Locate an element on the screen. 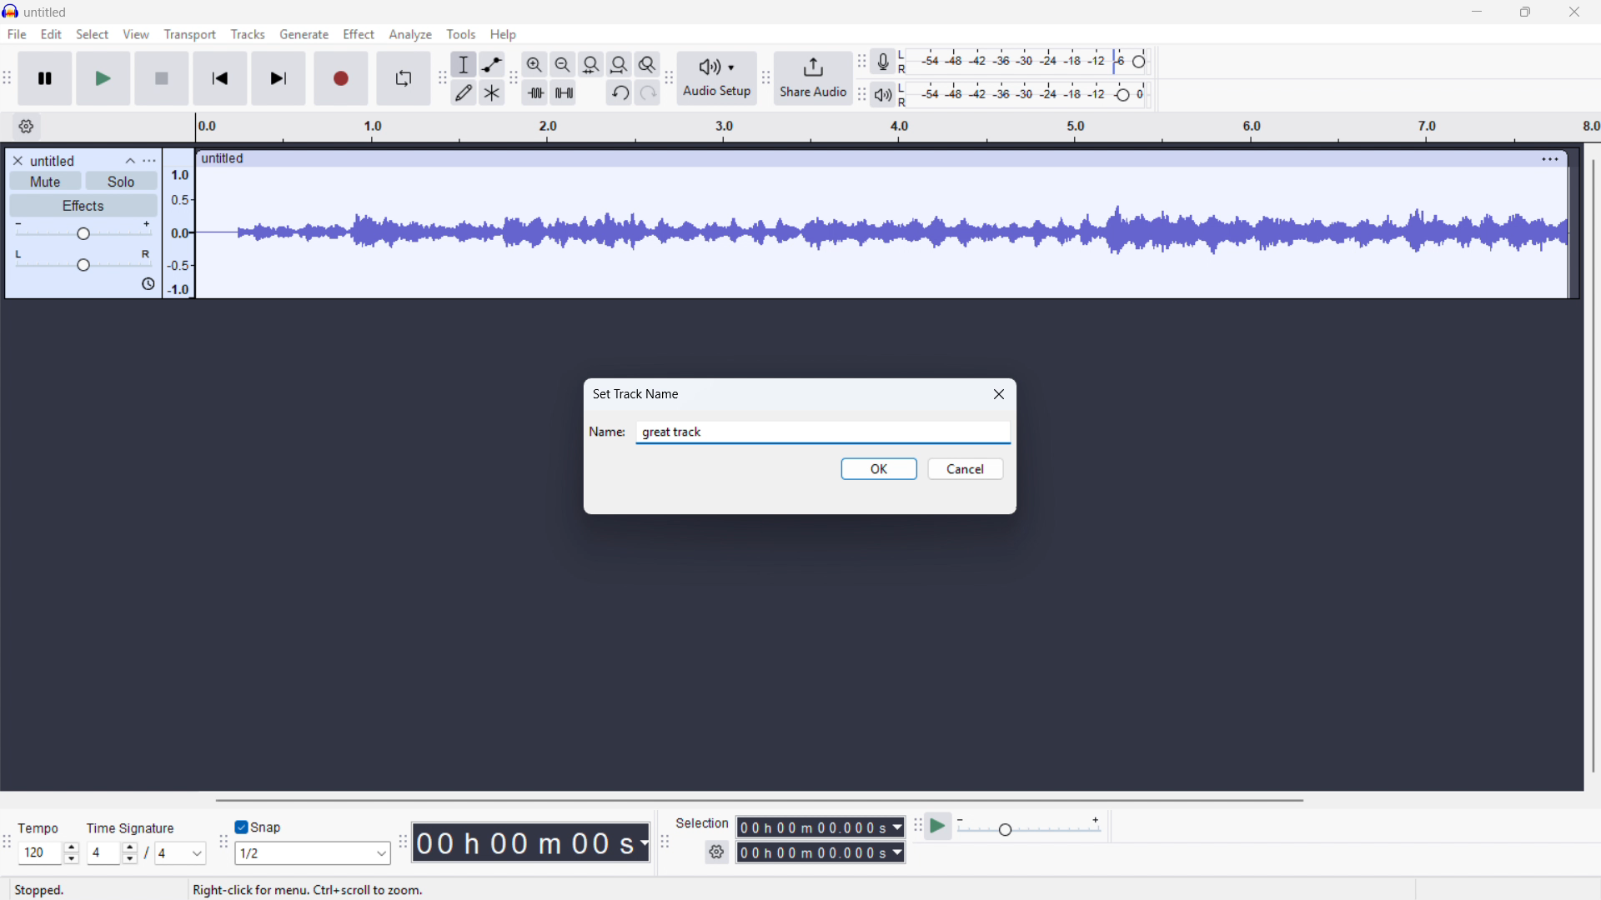 The height and width of the screenshot is (900, 1601). Gain  is located at coordinates (84, 229).